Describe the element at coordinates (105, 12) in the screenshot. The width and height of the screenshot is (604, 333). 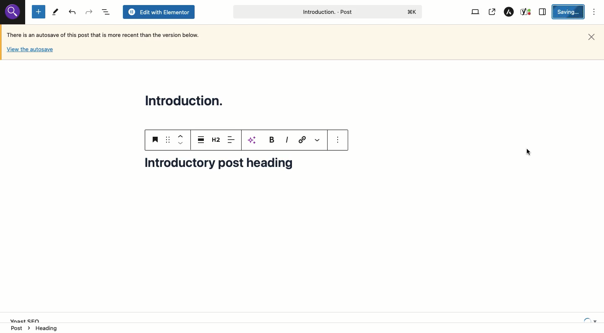
I see `Document overview` at that location.